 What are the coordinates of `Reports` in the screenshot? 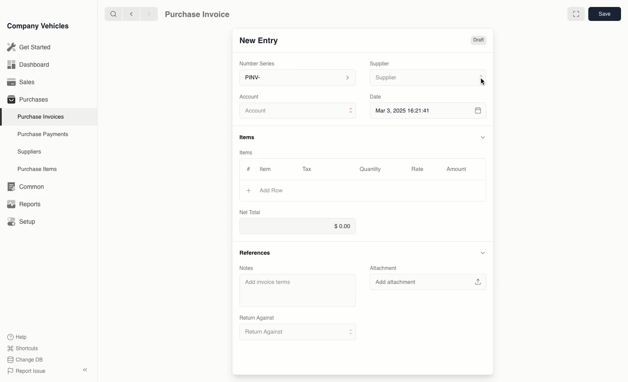 It's located at (24, 204).